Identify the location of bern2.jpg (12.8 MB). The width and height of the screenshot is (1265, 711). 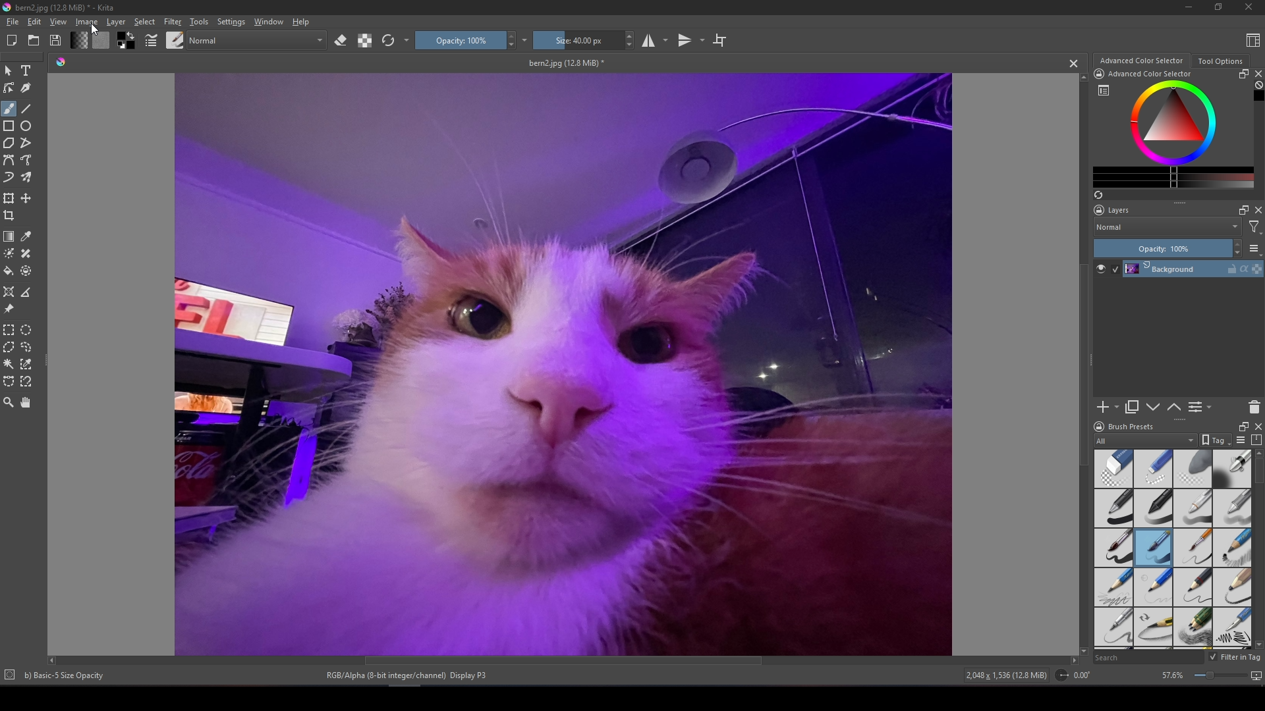
(566, 63).